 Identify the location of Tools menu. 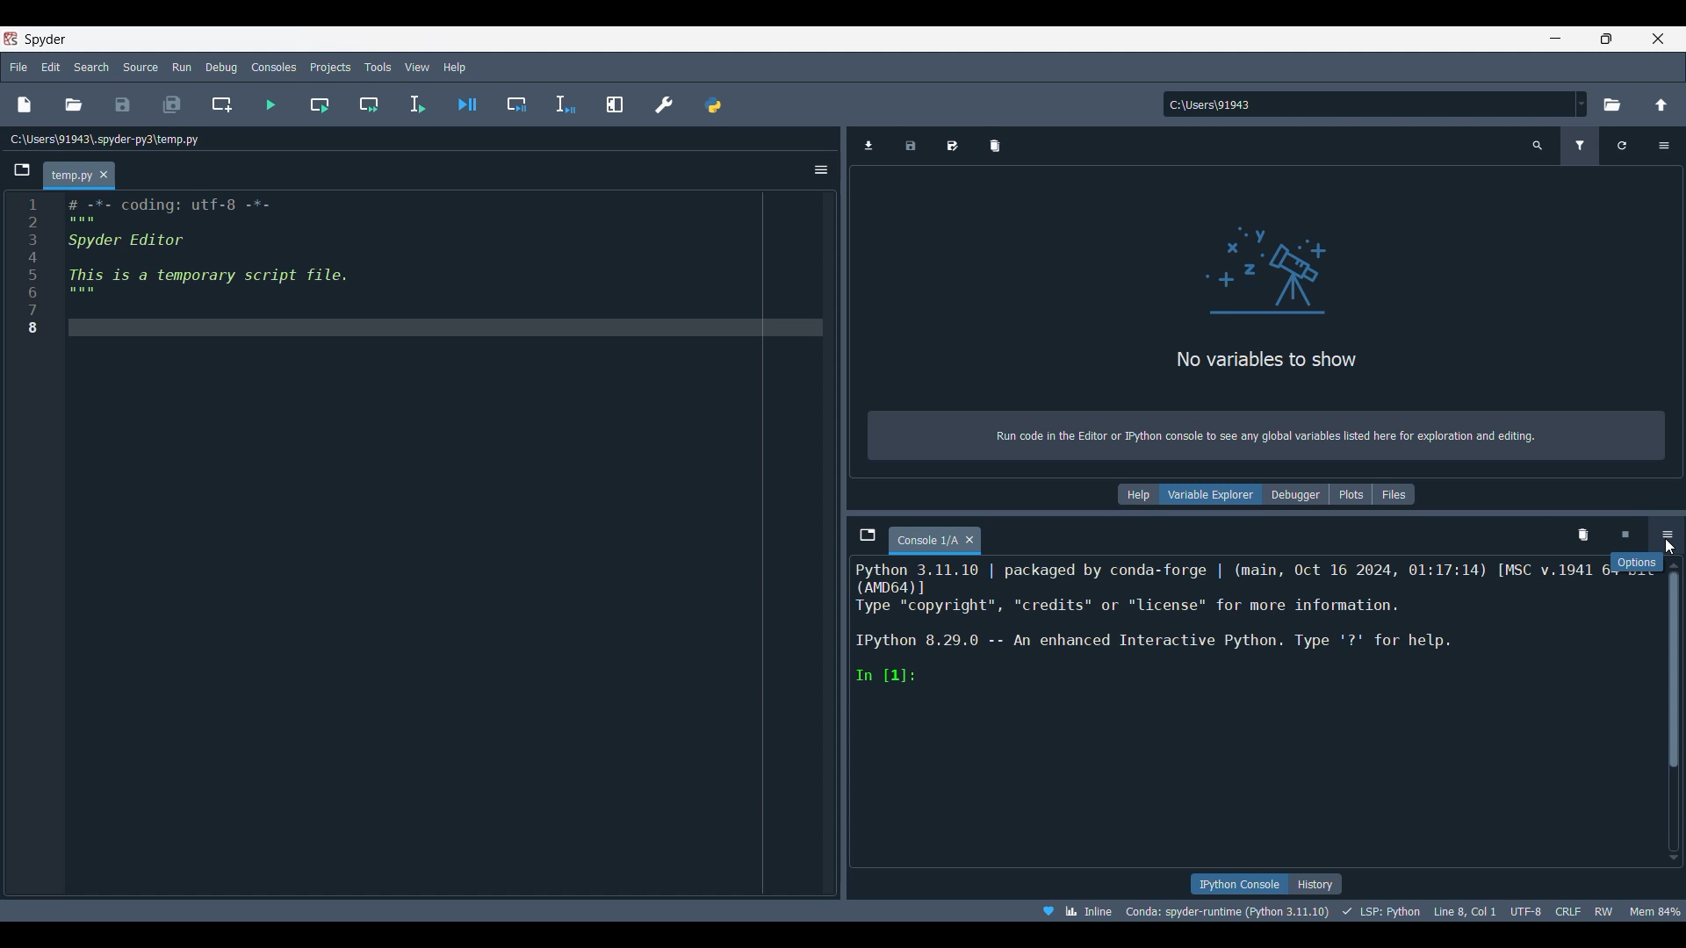
(378, 67).